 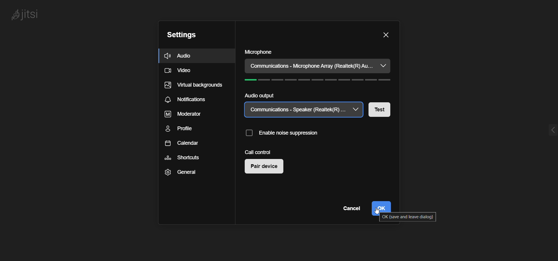 I want to click on call control, so click(x=259, y=152).